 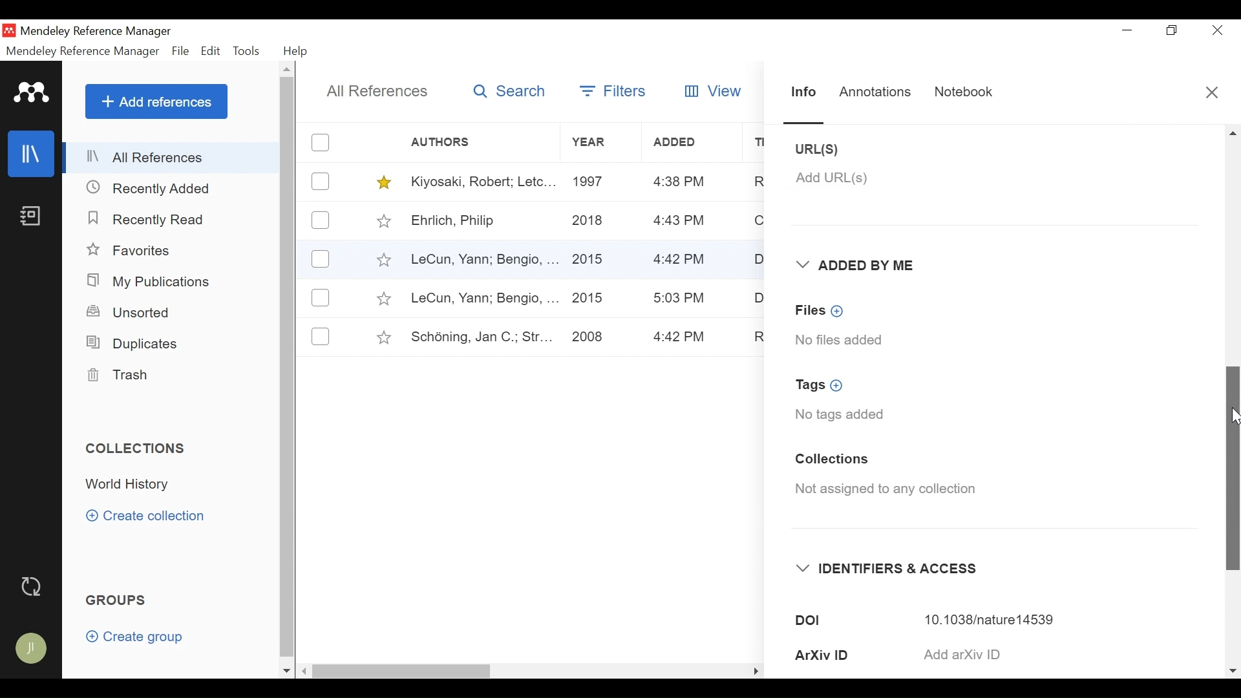 I want to click on Kiyosaki, Robert; Letc.., so click(x=484, y=180).